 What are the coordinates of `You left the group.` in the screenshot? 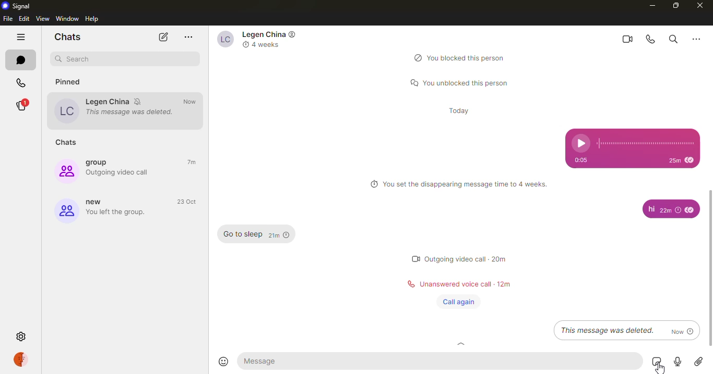 It's located at (122, 214).